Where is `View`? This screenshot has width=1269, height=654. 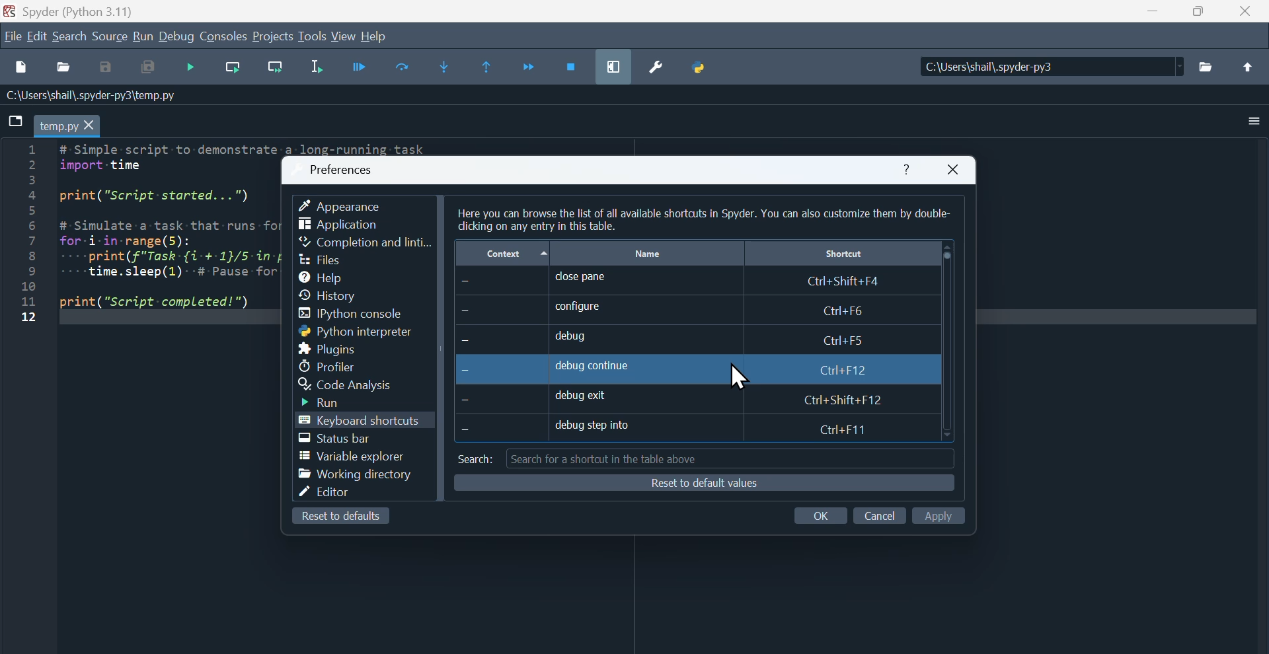
View is located at coordinates (346, 37).